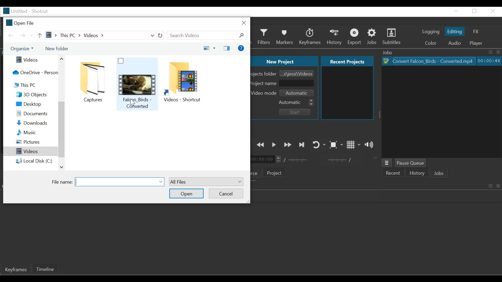 This screenshot has width=502, height=282. I want to click on Vertical Scroll bar, so click(61, 130).